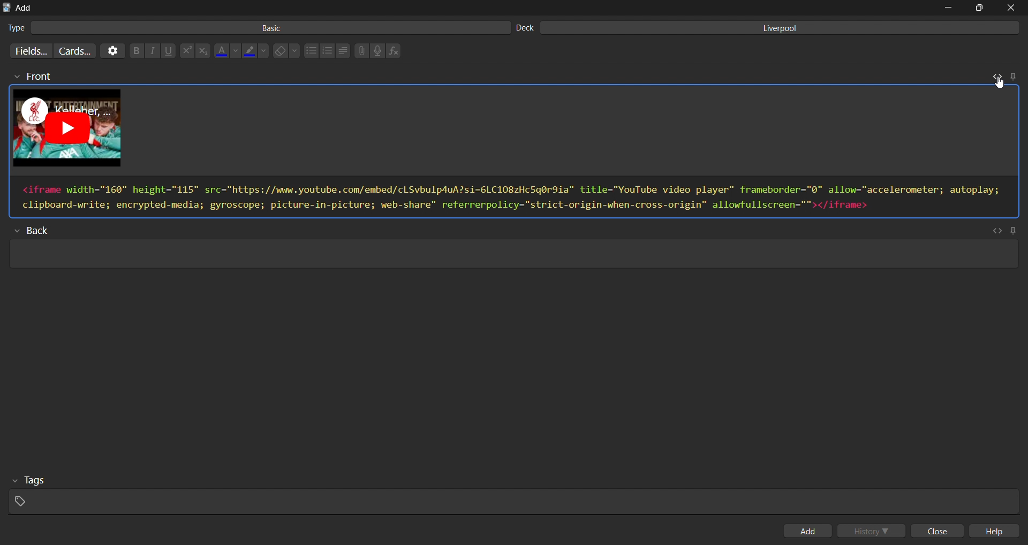 This screenshot has width=1028, height=545. What do you see at coordinates (999, 532) in the screenshot?
I see `help` at bounding box center [999, 532].